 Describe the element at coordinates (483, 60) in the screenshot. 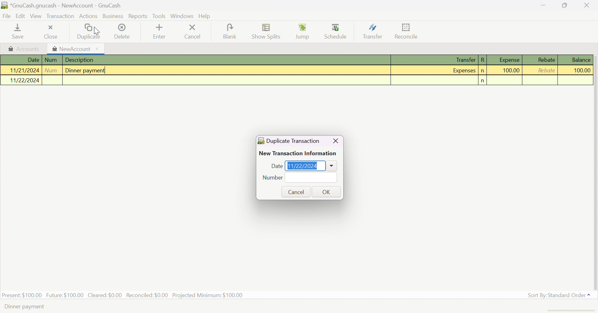

I see `R` at that location.